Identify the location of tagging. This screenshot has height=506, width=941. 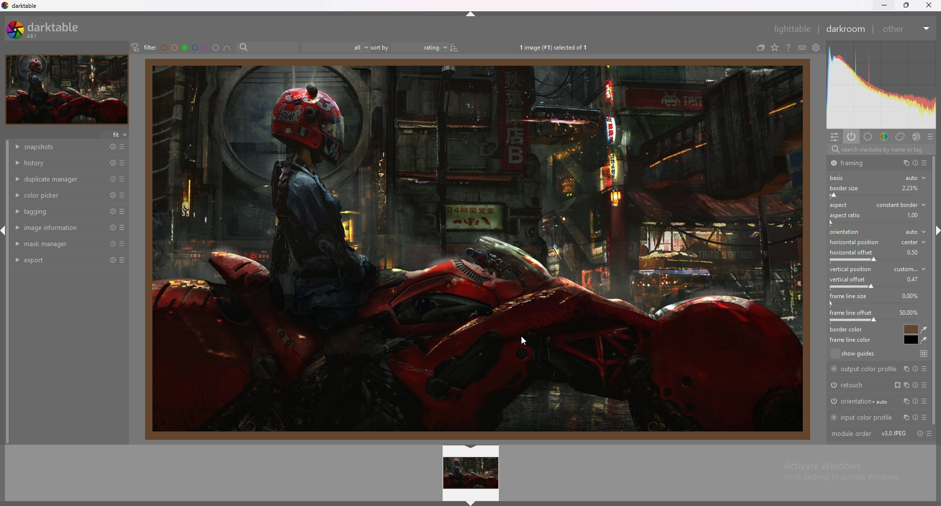
(58, 211).